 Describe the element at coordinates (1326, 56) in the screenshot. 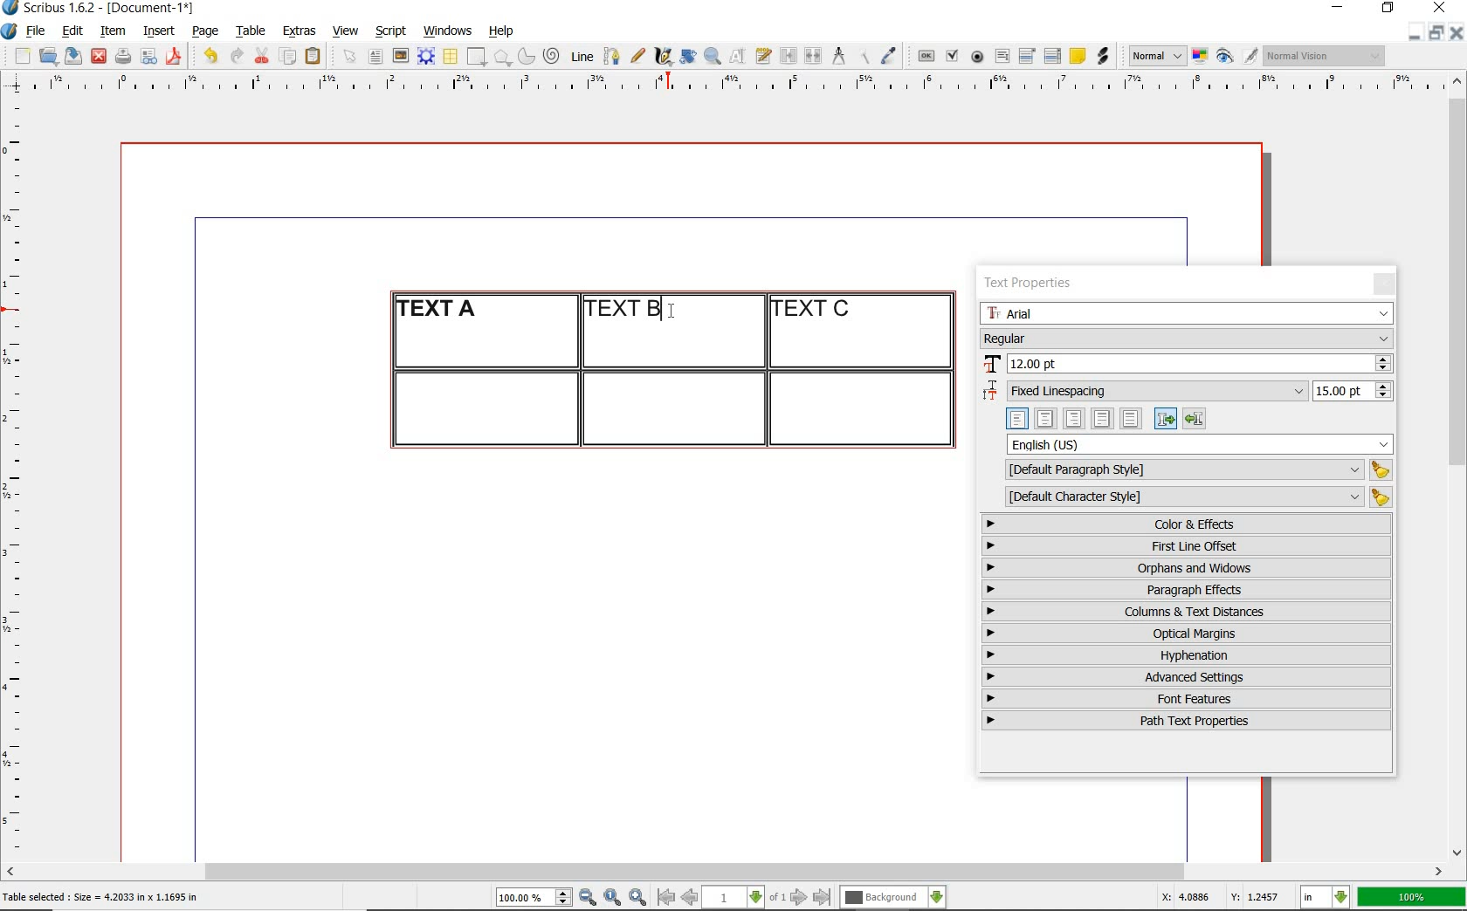

I see `visual appearance of the display` at that location.